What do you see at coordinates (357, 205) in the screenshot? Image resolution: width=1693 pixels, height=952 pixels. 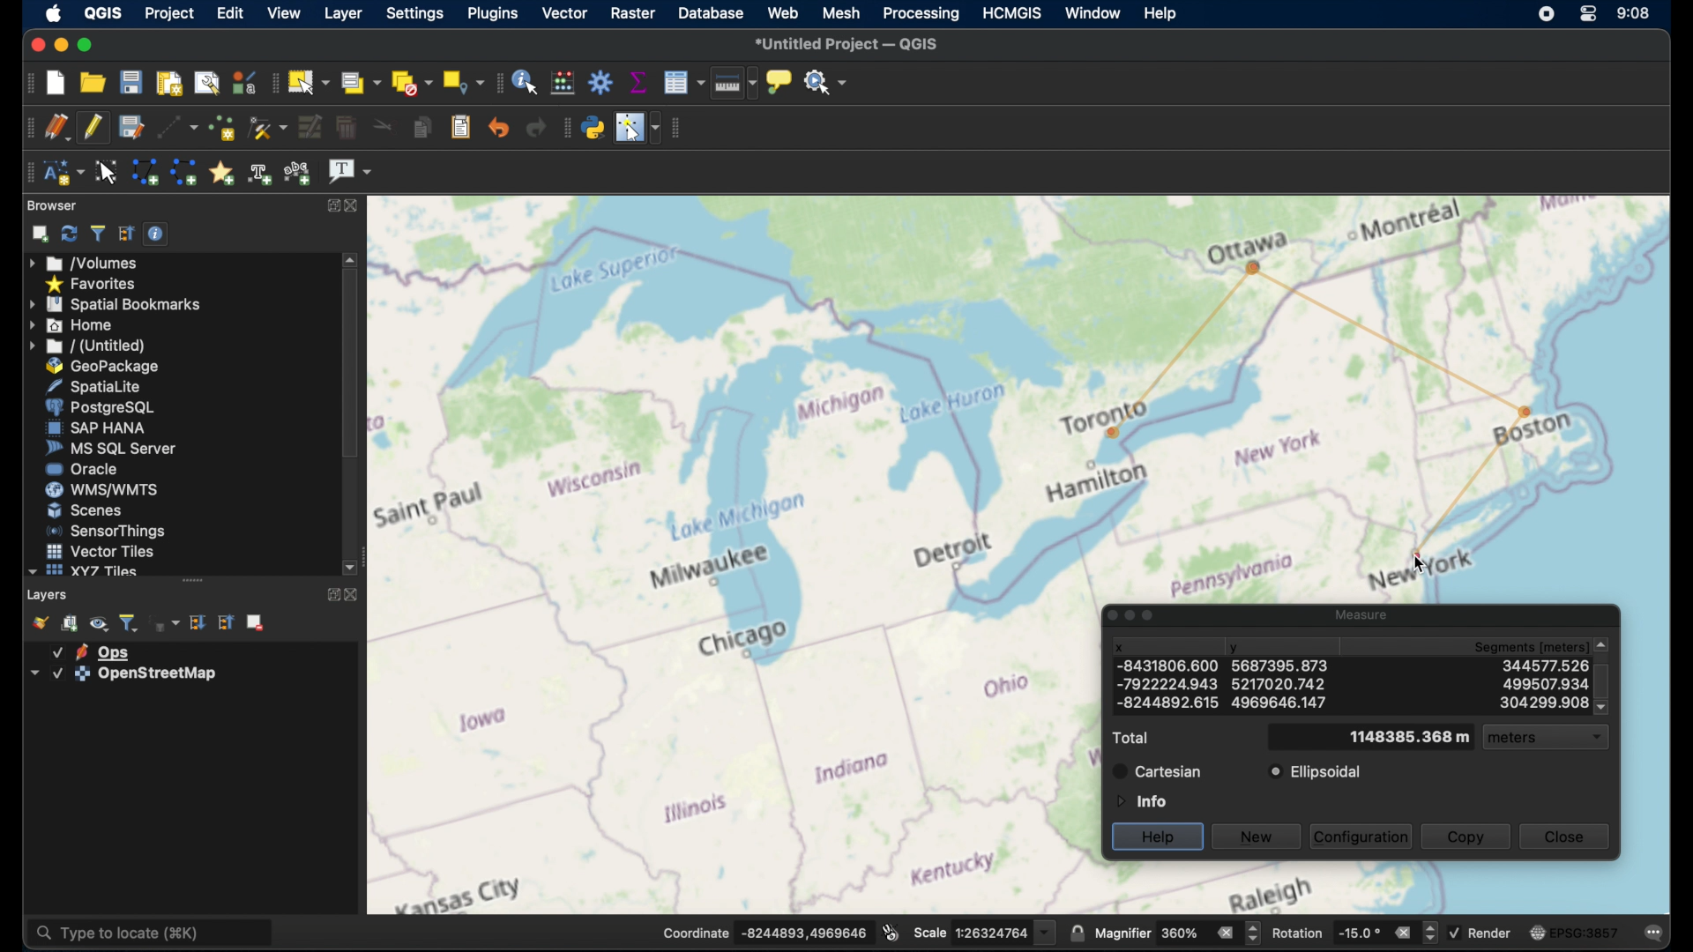 I see `close` at bounding box center [357, 205].